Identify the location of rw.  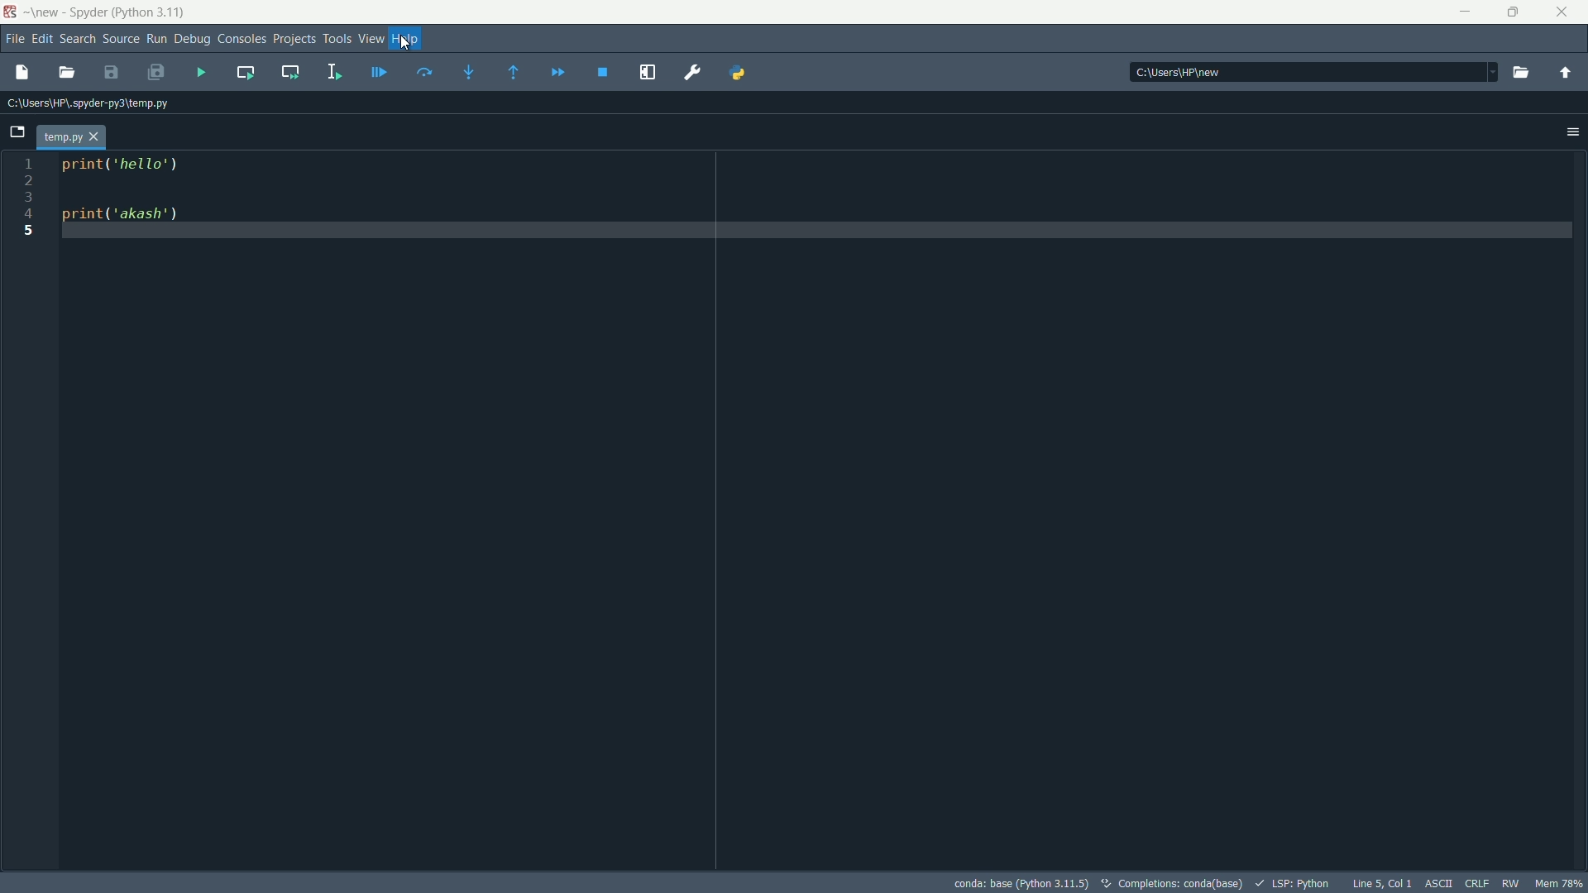
(1513, 884).